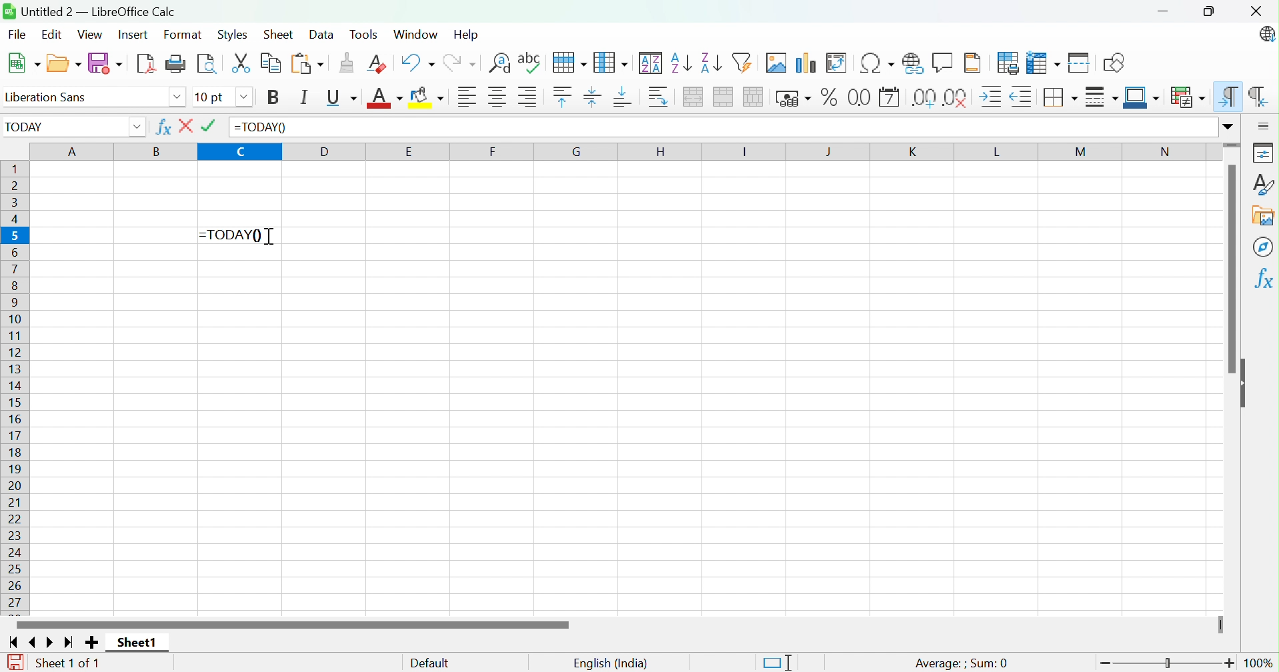  What do you see at coordinates (1022, 98) in the screenshot?
I see `Decrease indent` at bounding box center [1022, 98].